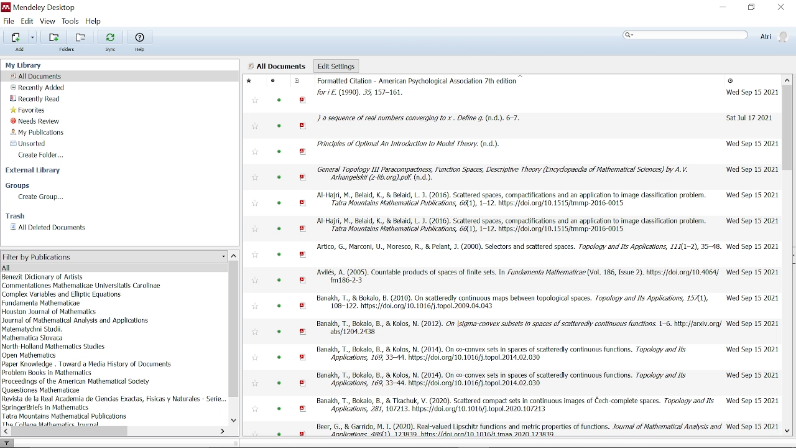 Image resolution: width=796 pixels, height=448 pixels. What do you see at coordinates (303, 281) in the screenshot?
I see `pdf` at bounding box center [303, 281].